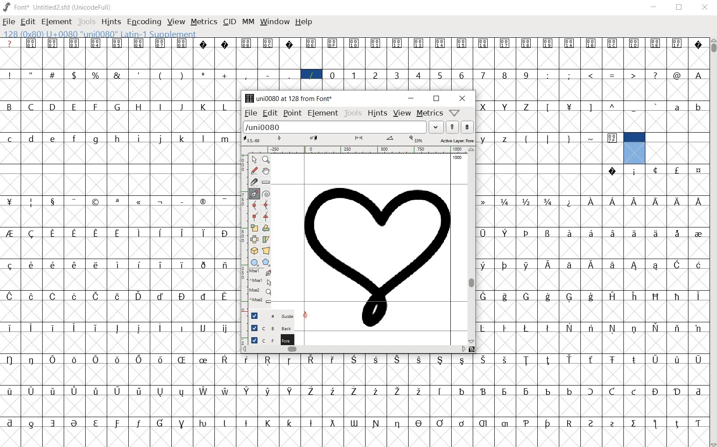 This screenshot has width=717, height=447. I want to click on glyph, so click(570, 233).